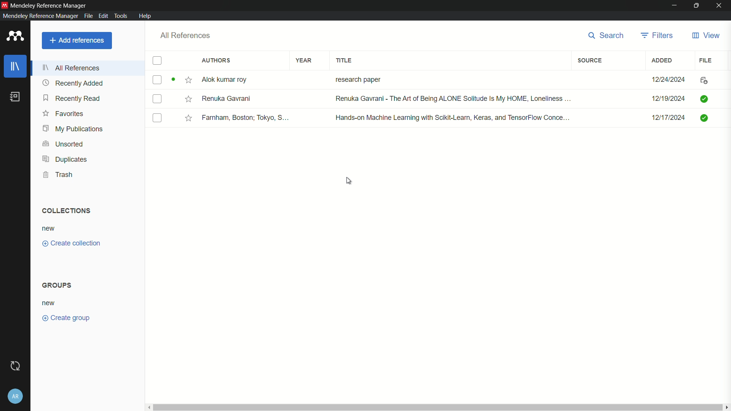 This screenshot has width=731, height=411. What do you see at coordinates (71, 244) in the screenshot?
I see `create collection` at bounding box center [71, 244].